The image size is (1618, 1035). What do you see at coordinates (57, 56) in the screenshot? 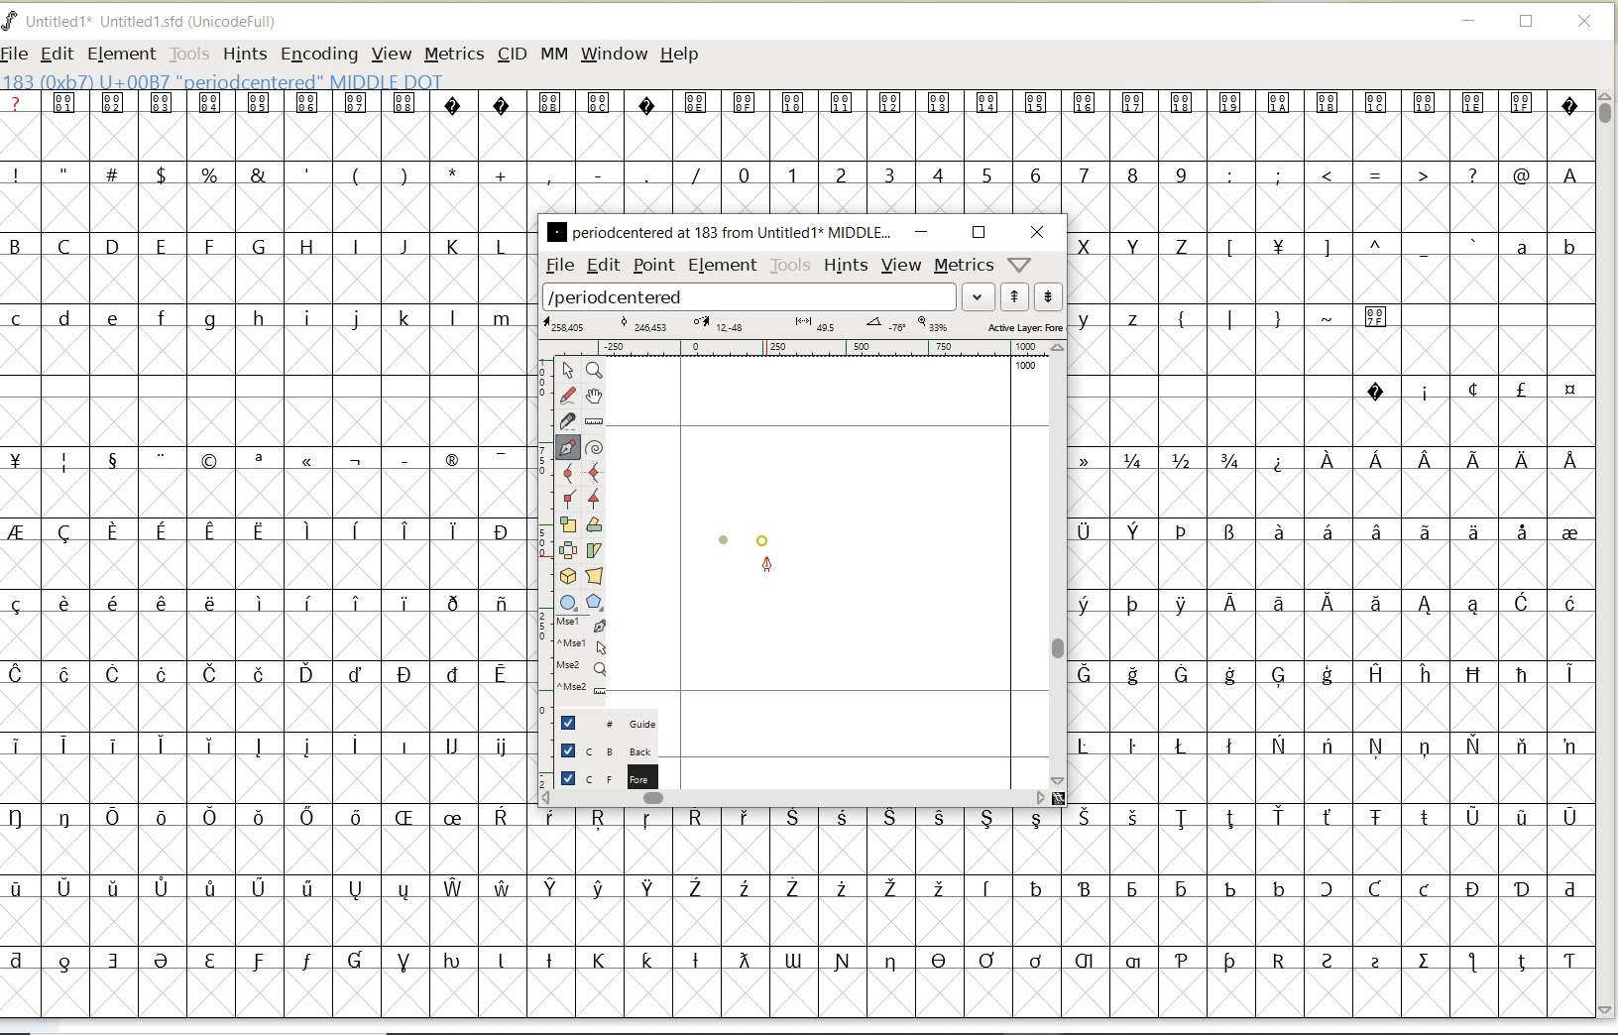
I see `EDIT` at bounding box center [57, 56].